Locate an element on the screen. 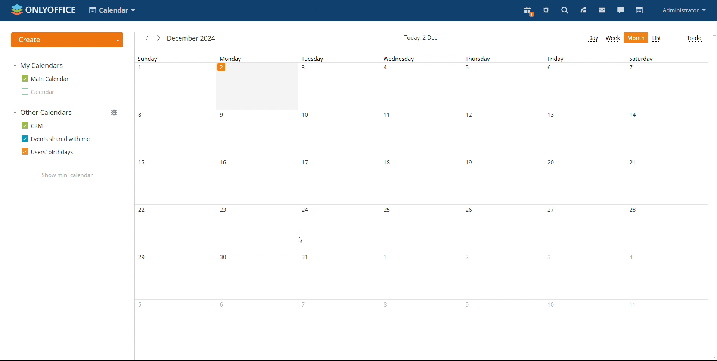 This screenshot has height=361, width=717. events shared with me is located at coordinates (56, 138).